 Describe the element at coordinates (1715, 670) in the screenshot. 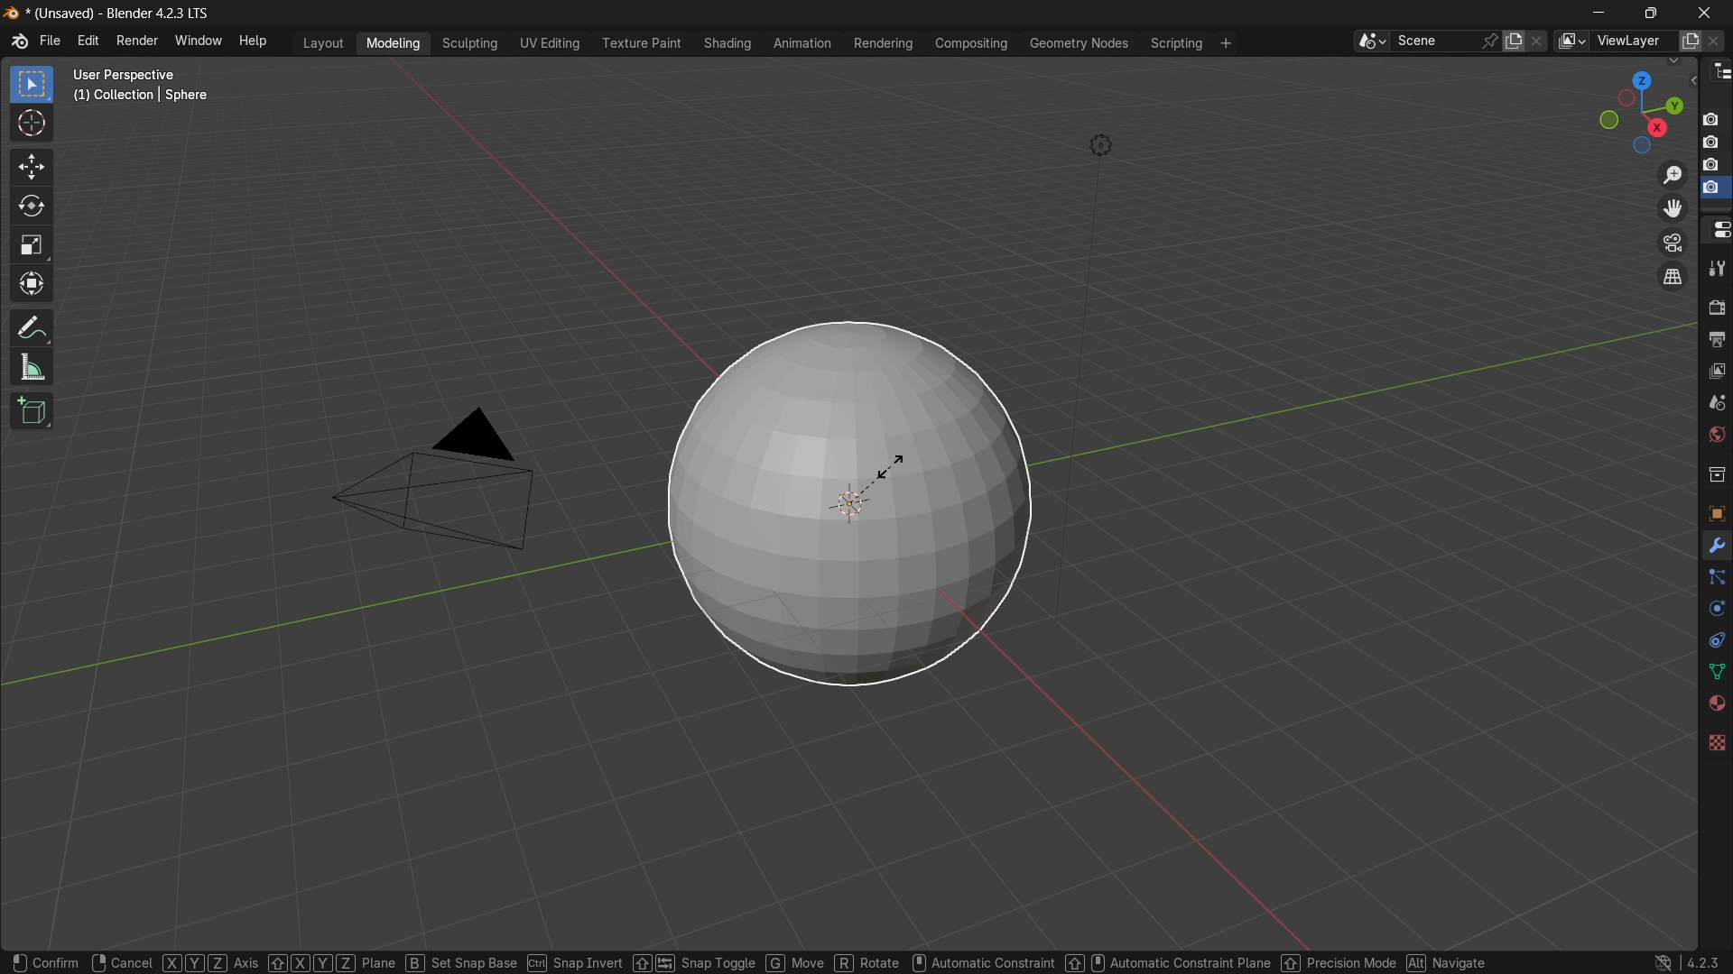

I see `data` at that location.